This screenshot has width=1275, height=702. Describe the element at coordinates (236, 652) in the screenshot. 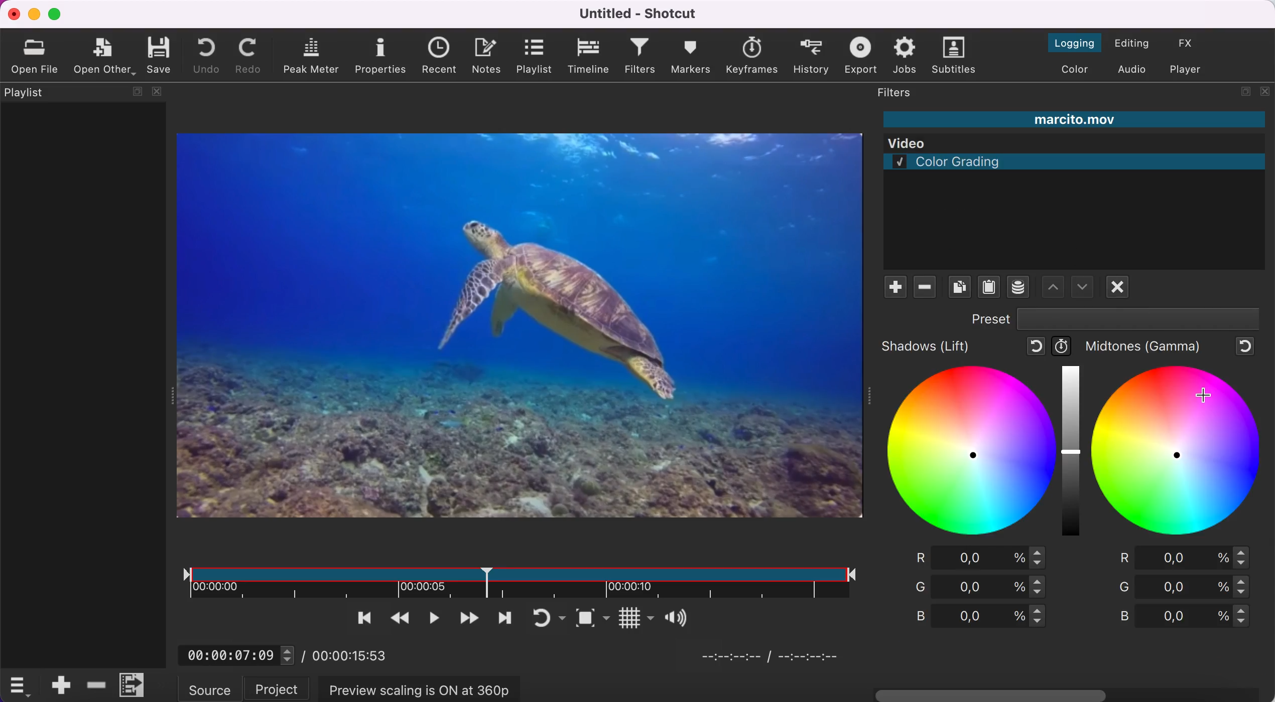

I see `00:00:07:09` at that location.